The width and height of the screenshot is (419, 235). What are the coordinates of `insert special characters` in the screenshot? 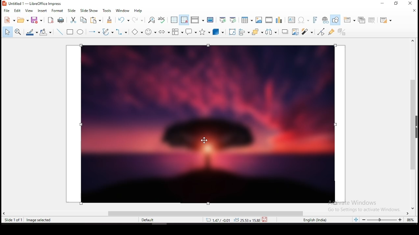 It's located at (303, 20).